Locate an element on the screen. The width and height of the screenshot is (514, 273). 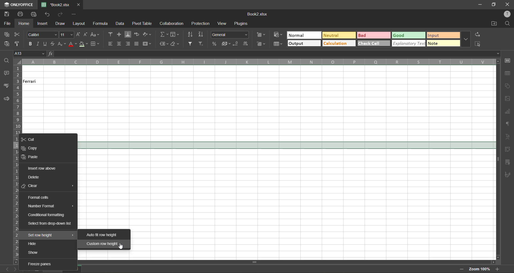
paste is located at coordinates (7, 44).